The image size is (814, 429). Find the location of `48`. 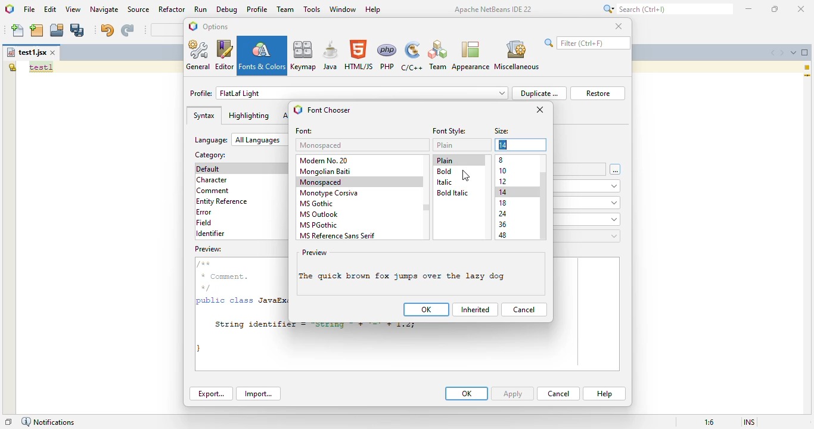

48 is located at coordinates (503, 235).